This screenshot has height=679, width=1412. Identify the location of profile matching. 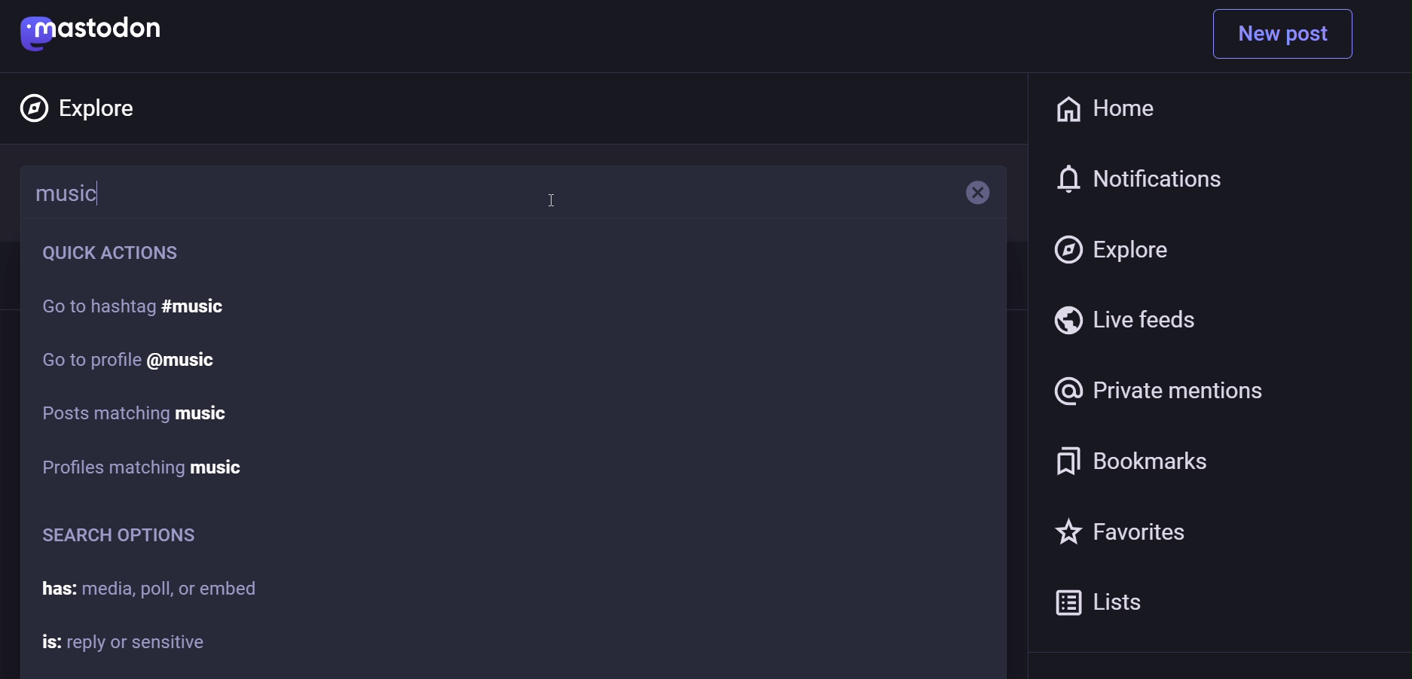
(147, 469).